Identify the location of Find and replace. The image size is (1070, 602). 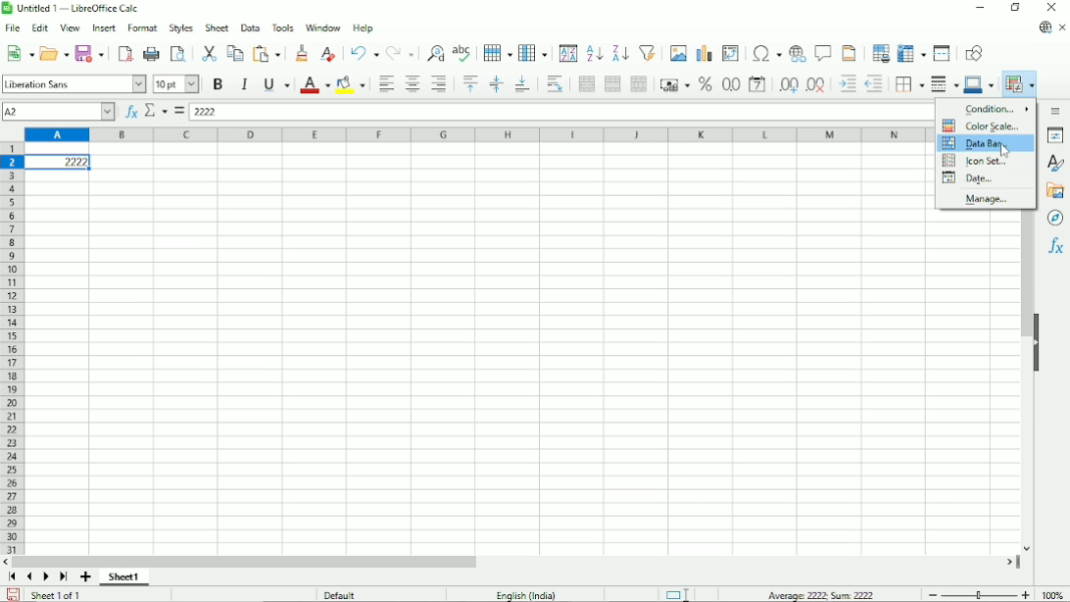
(432, 54).